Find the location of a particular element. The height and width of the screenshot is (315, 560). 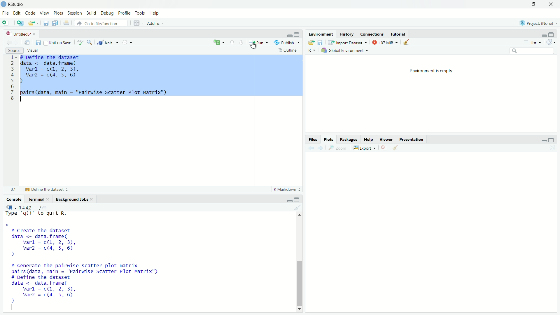

Refresh current plot is located at coordinates (552, 148).